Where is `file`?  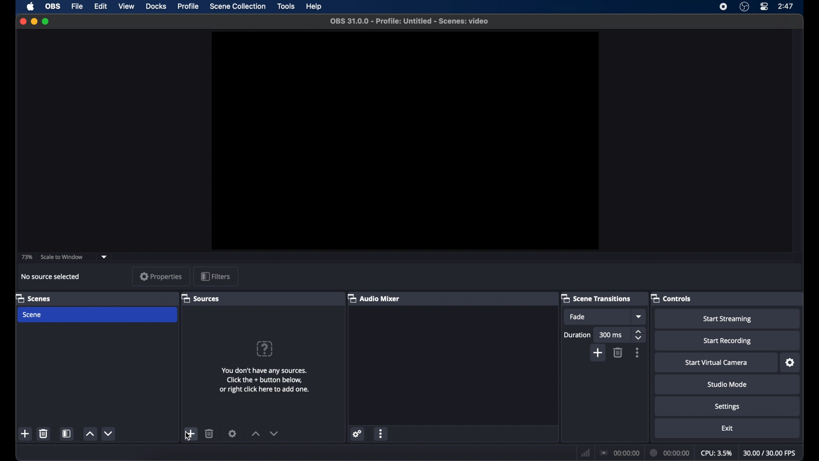
file is located at coordinates (78, 6).